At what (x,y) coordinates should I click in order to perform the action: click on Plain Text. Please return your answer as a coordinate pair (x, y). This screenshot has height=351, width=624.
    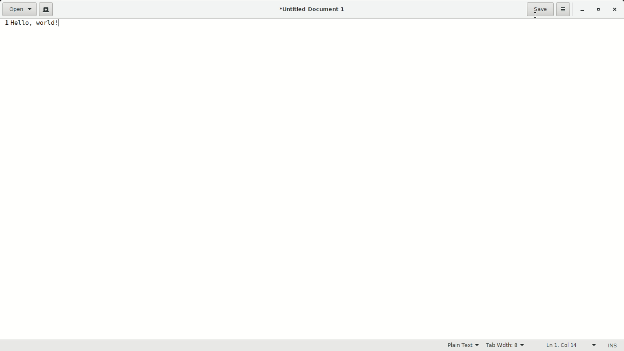
    Looking at the image, I should click on (463, 345).